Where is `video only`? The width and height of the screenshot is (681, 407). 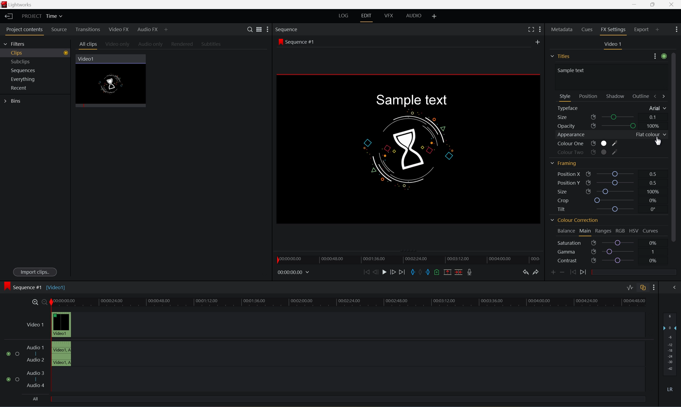
video only is located at coordinates (118, 45).